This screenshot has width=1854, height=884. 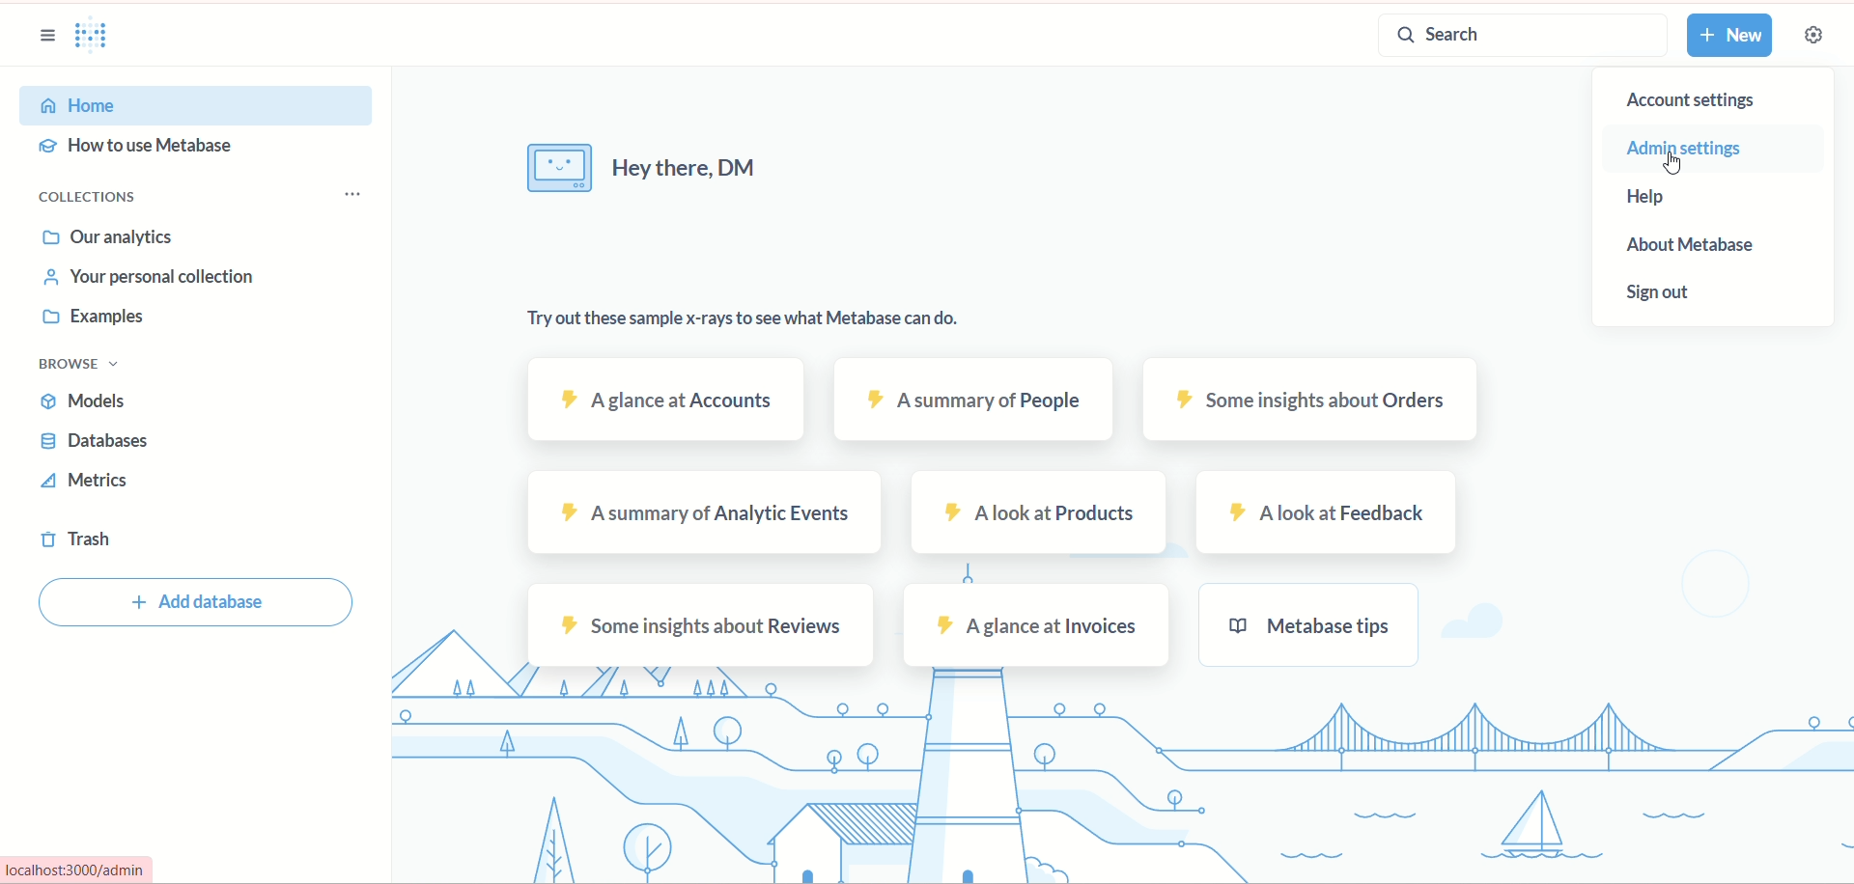 I want to click on text, so click(x=755, y=324).